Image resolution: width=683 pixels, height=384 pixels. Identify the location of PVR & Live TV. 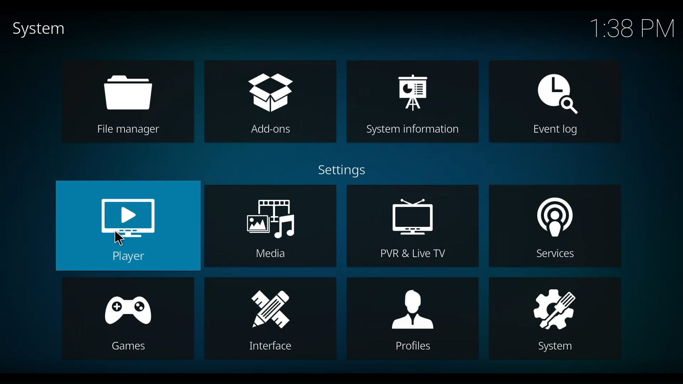
(414, 226).